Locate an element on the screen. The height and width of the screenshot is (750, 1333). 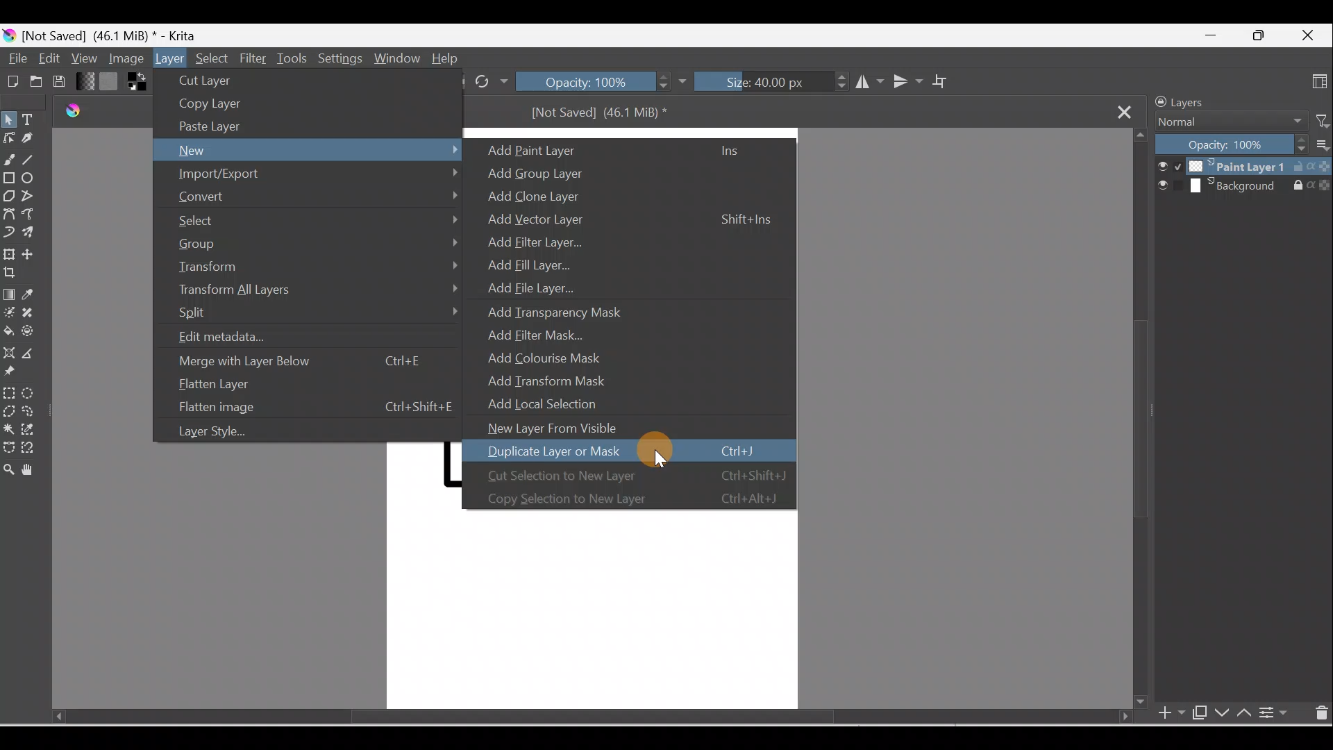
New layer from visible is located at coordinates (562, 428).